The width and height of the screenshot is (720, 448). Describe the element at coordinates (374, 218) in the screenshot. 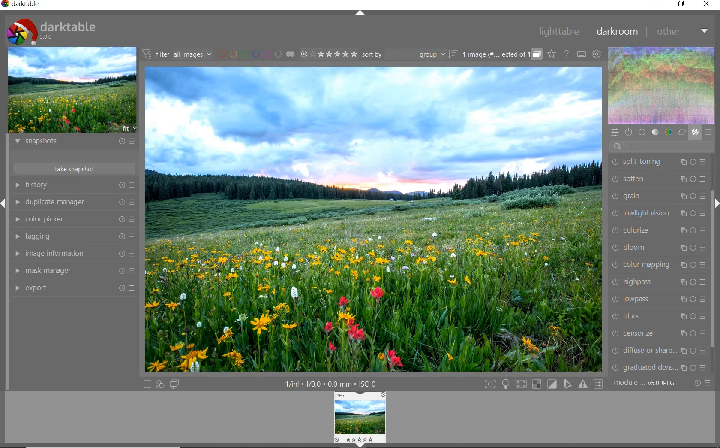

I see `selected image` at that location.